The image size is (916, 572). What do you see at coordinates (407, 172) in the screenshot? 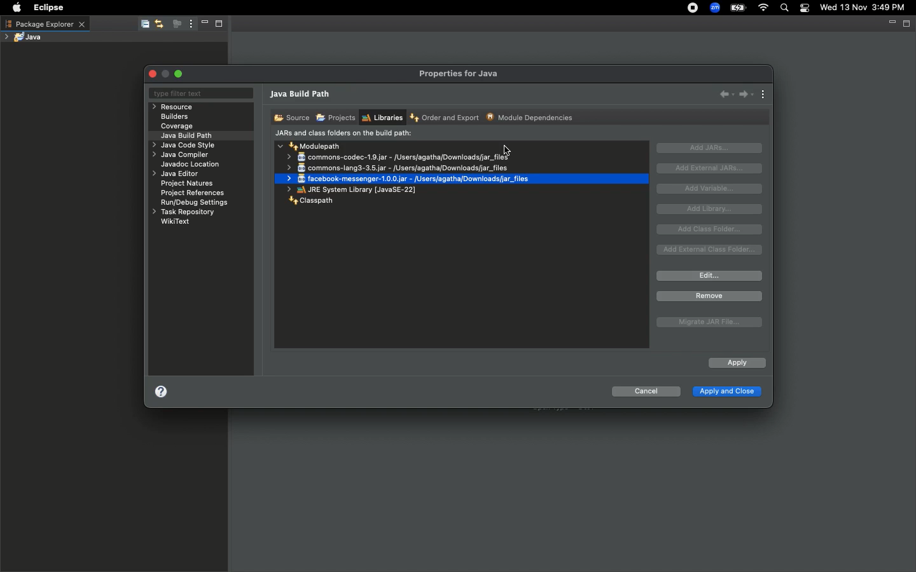
I see `commons-codec-1.9.jar - /users/agatha/Downloads/jar_files commons-lang3-3.5.jar - /Users/agatha/Downloads/jar_files facebook-messenger-1.0.0.jar - /Users/agatha/Downloads/jar_files JRE System Library [JavaSE-22]` at bounding box center [407, 172].